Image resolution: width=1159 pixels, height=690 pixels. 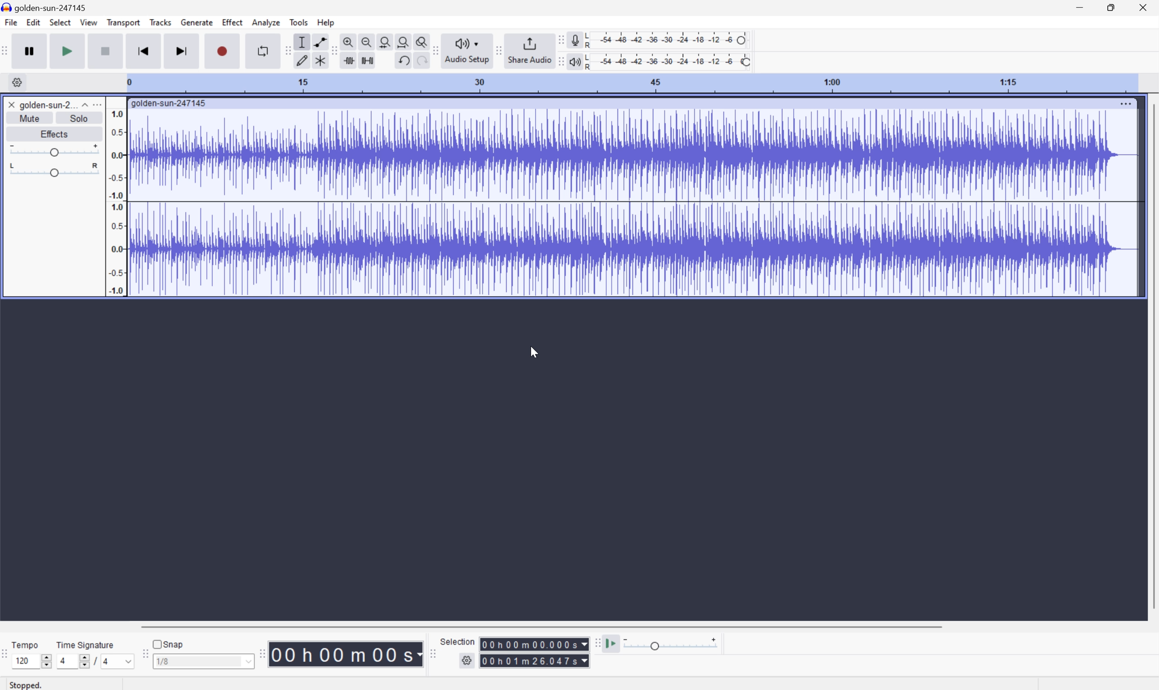 I want to click on Zoom in, so click(x=350, y=40).